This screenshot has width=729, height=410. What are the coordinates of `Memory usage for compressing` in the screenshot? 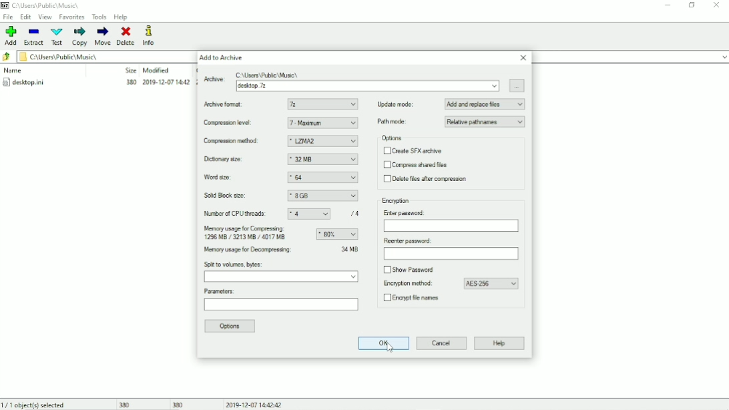 It's located at (337, 234).